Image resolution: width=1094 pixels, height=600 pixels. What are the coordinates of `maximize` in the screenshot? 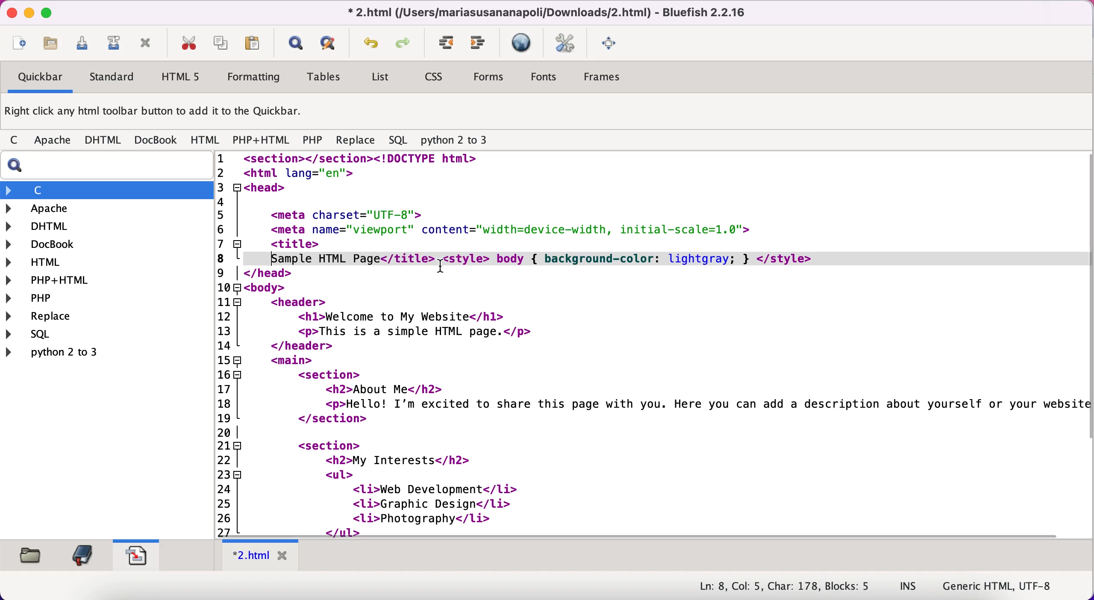 It's located at (47, 12).